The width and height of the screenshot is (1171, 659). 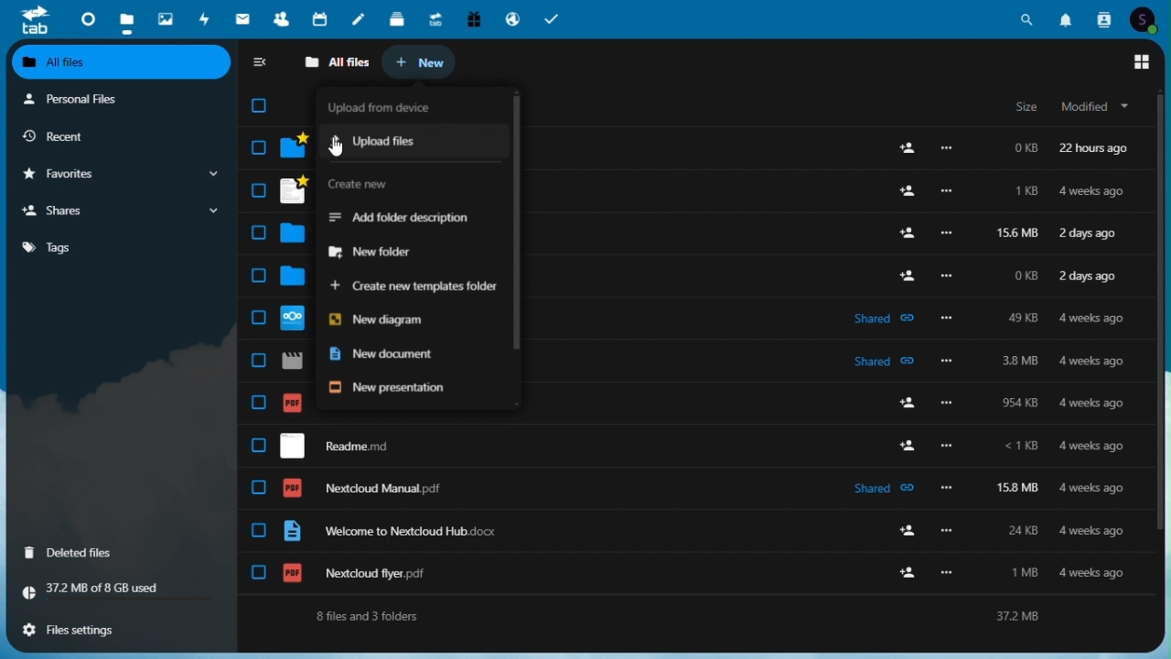 What do you see at coordinates (1018, 530) in the screenshot?
I see `24 kb` at bounding box center [1018, 530].